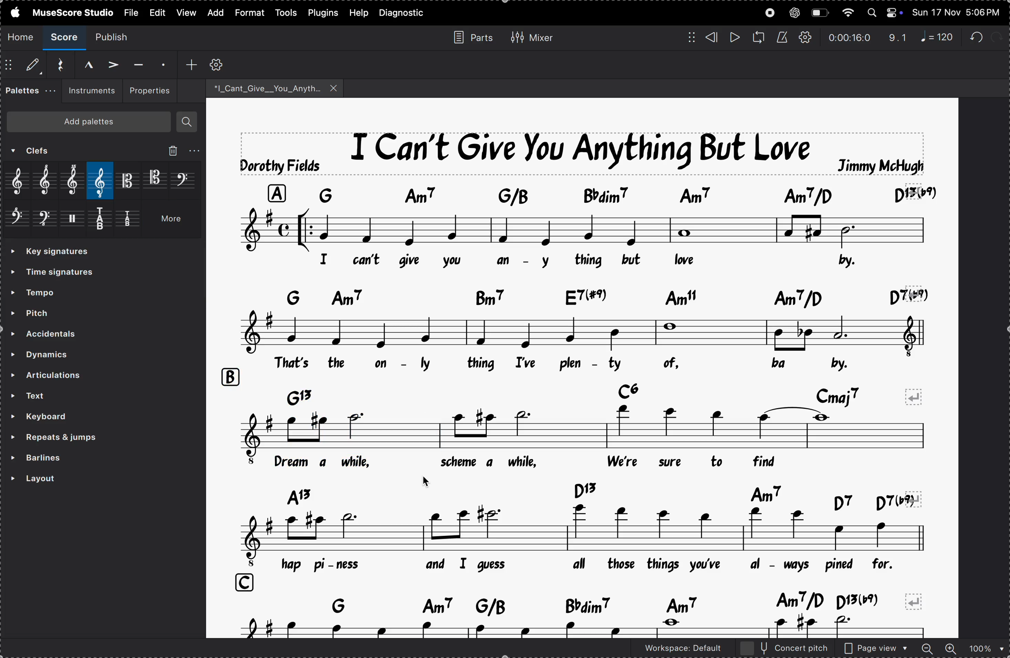  Describe the element at coordinates (87, 396) in the screenshot. I see `text` at that location.